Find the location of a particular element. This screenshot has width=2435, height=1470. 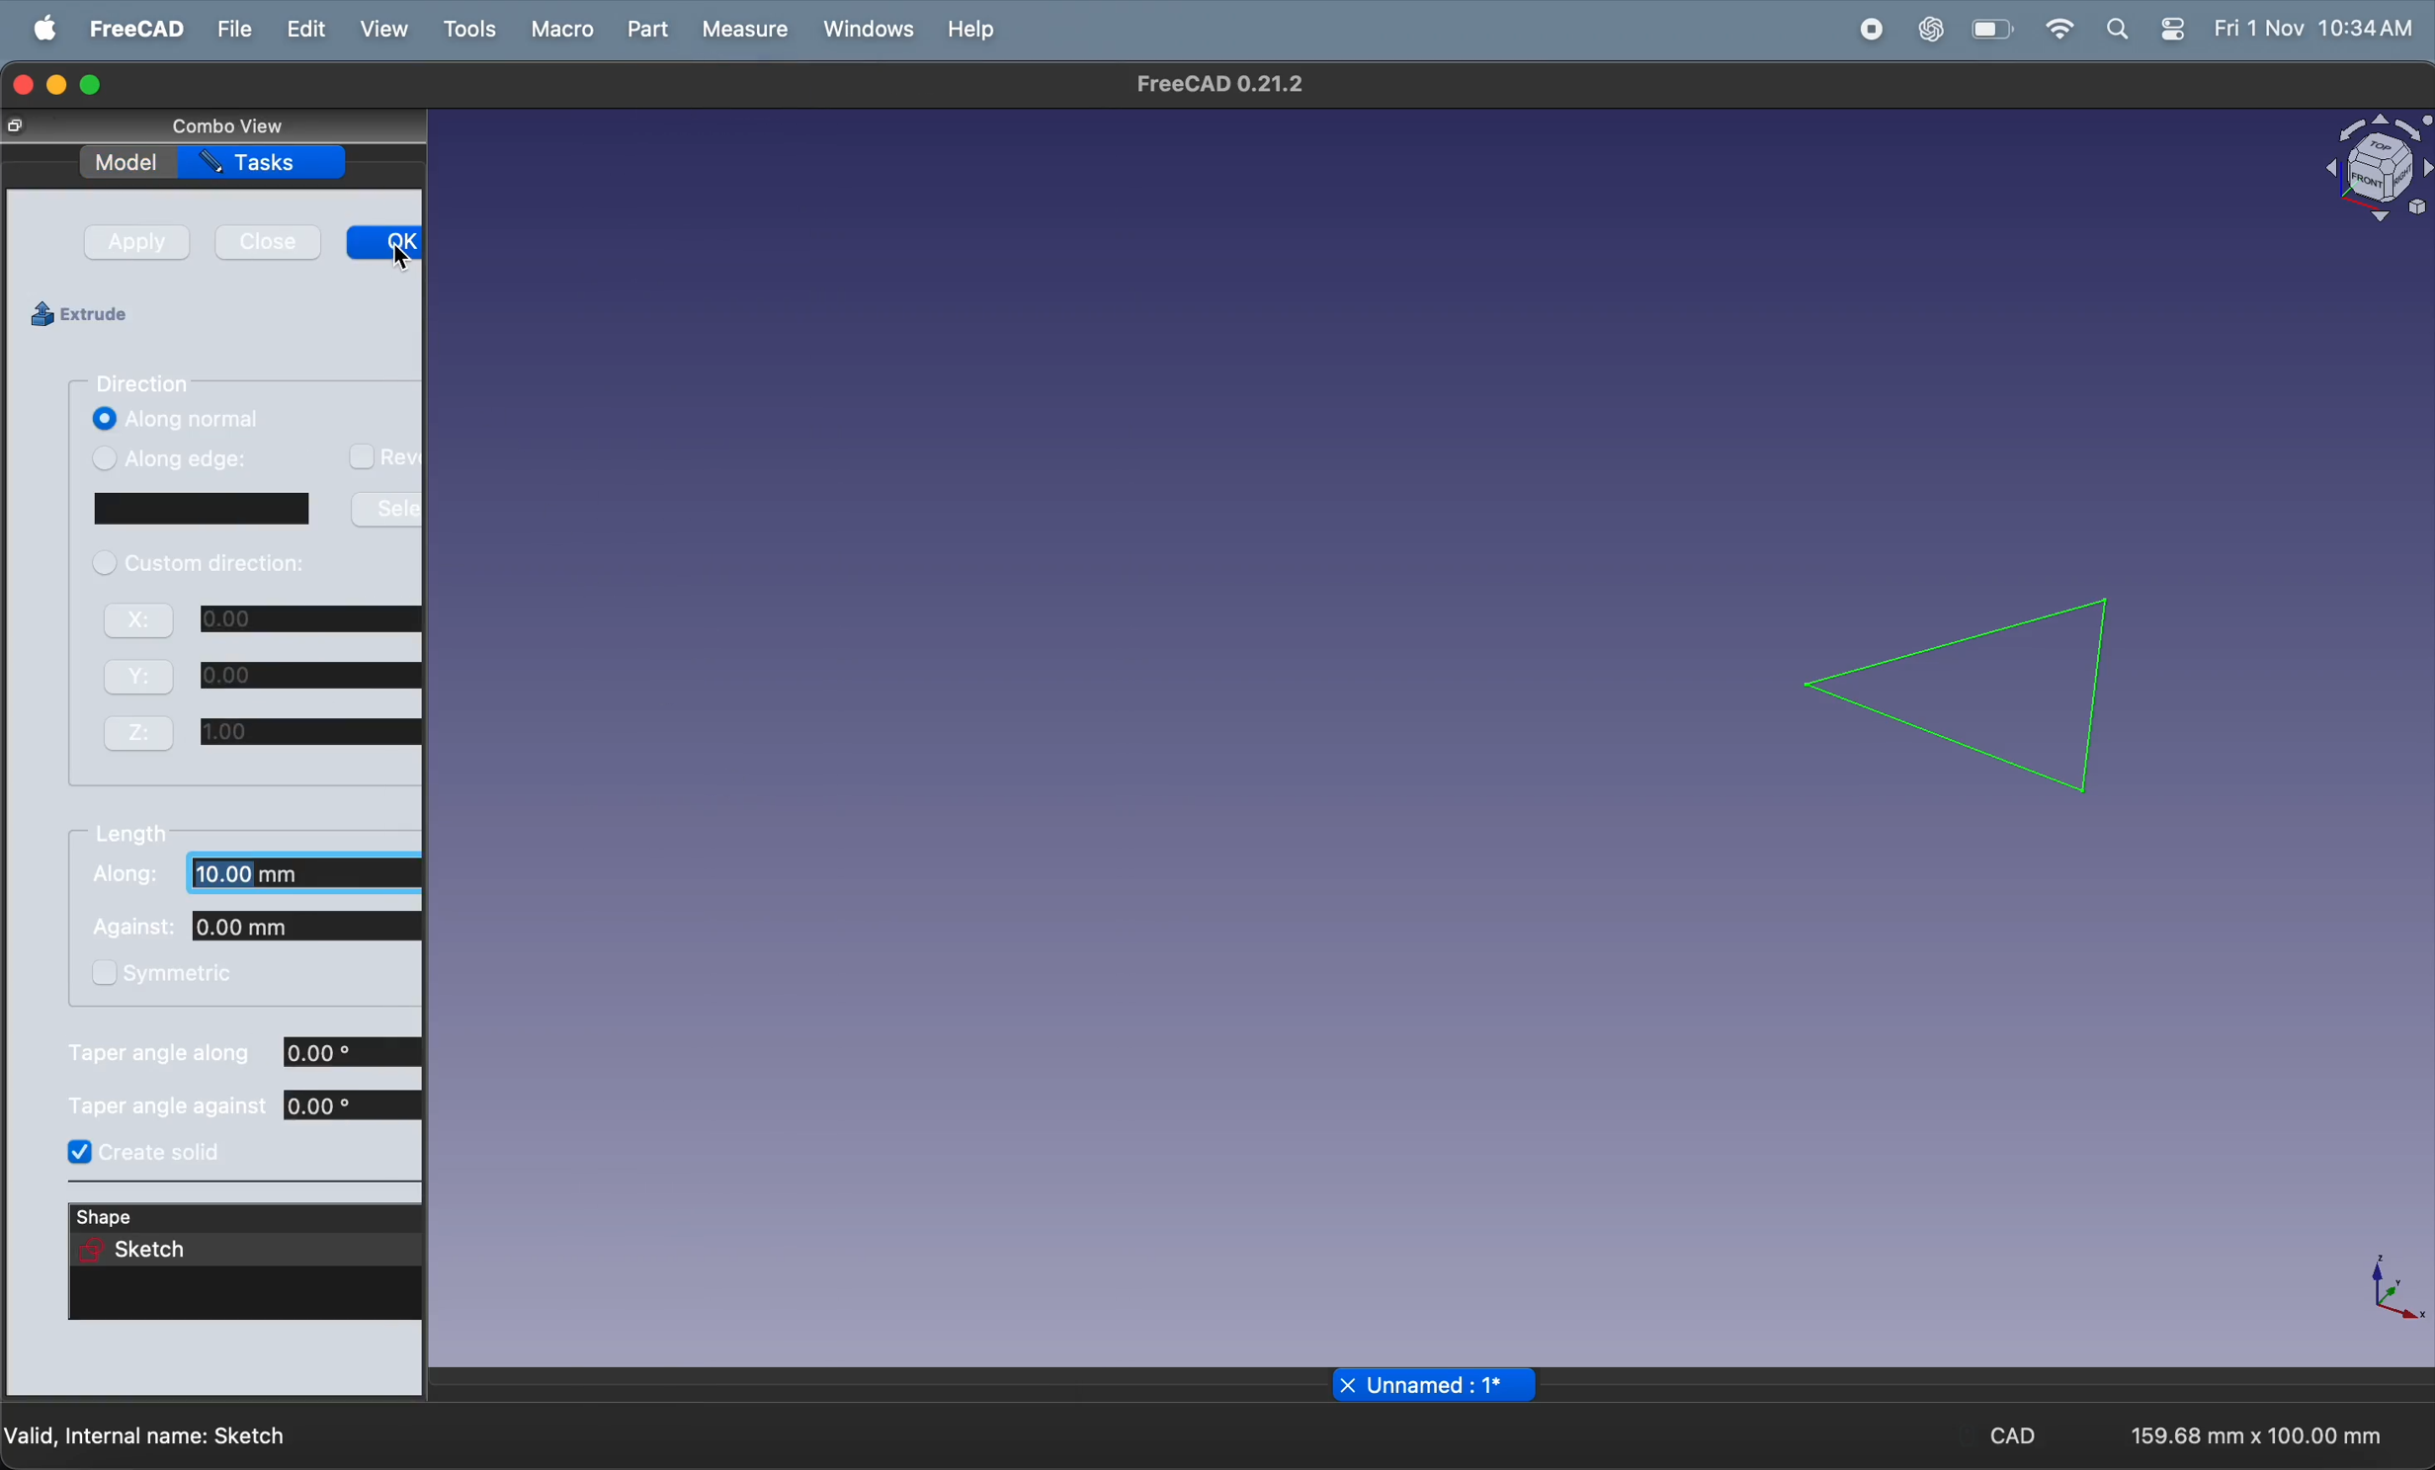

Checked checkbox  is located at coordinates (78, 1152).